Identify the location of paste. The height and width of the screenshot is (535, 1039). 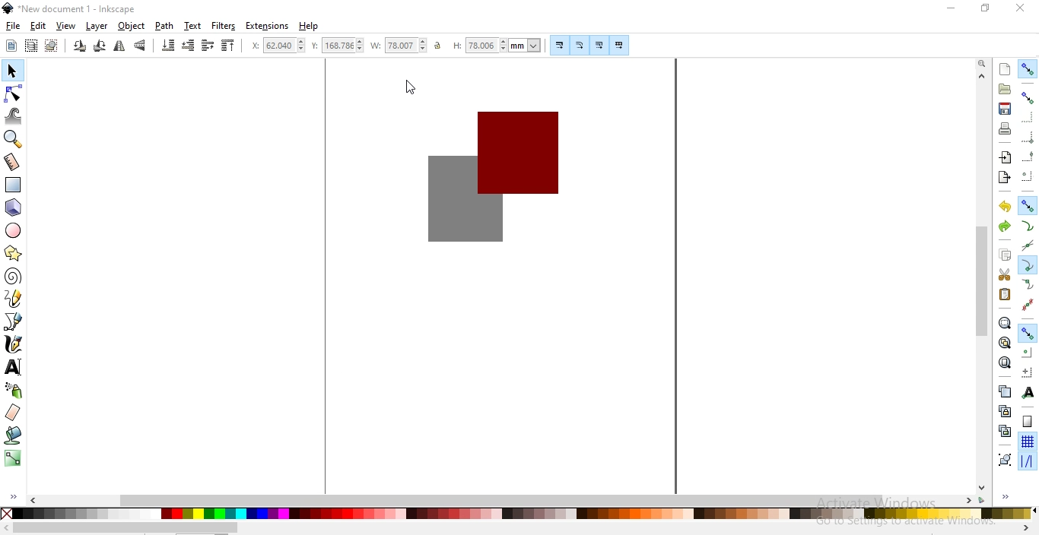
(1004, 294).